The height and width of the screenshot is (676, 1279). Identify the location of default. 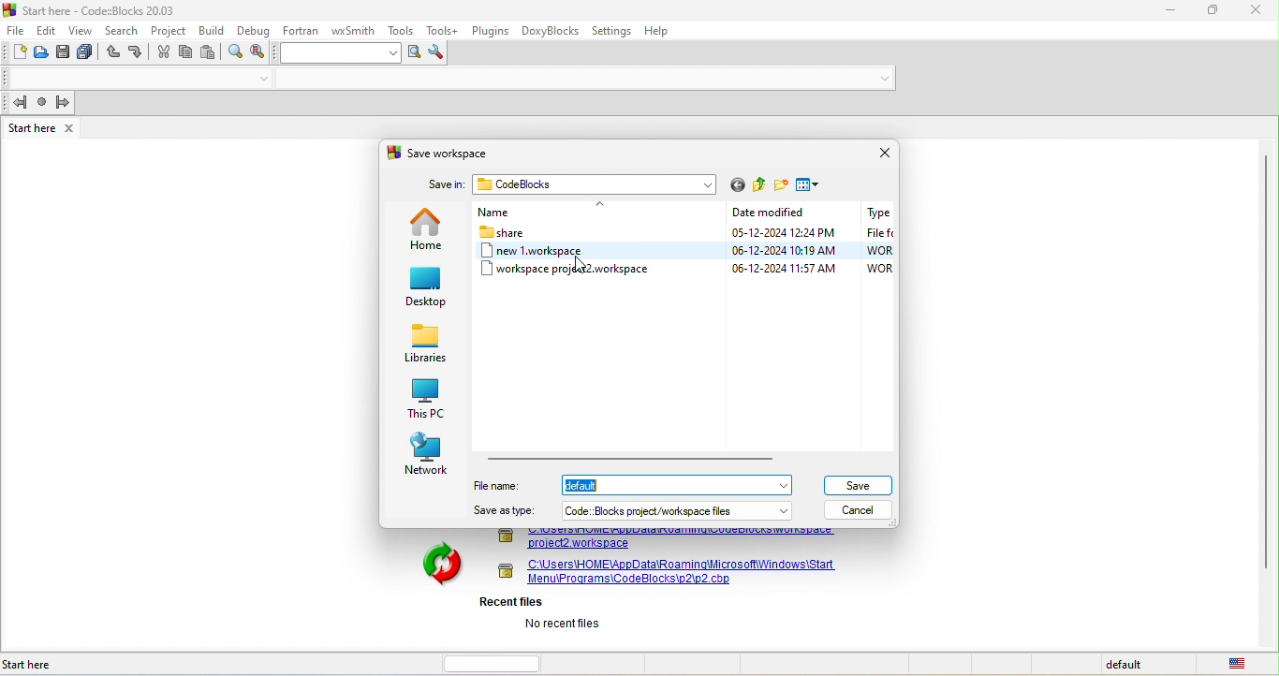
(680, 483).